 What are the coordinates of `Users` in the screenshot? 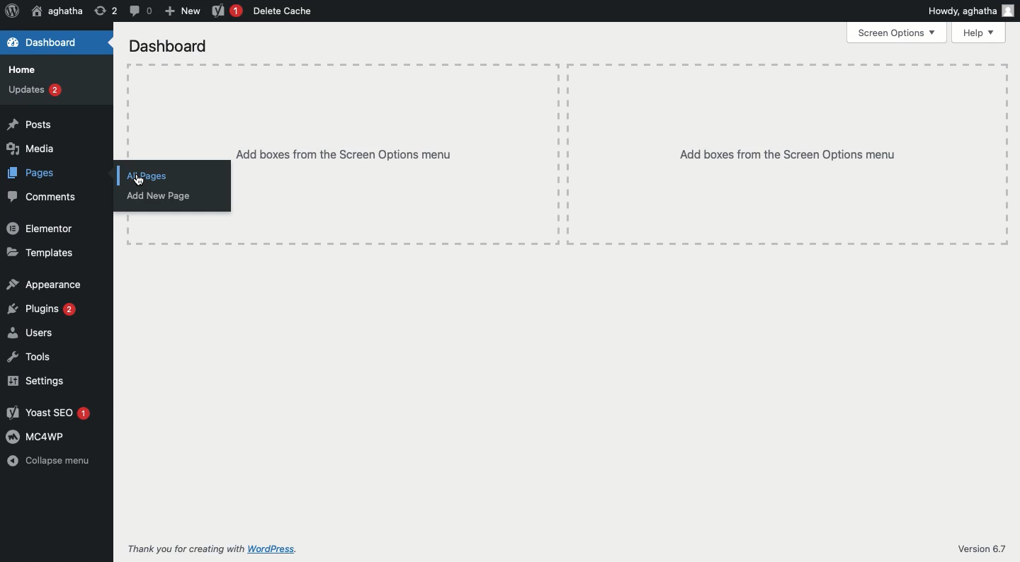 It's located at (46, 333).